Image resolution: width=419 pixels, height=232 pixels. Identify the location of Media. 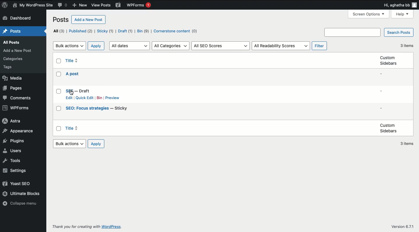
(12, 79).